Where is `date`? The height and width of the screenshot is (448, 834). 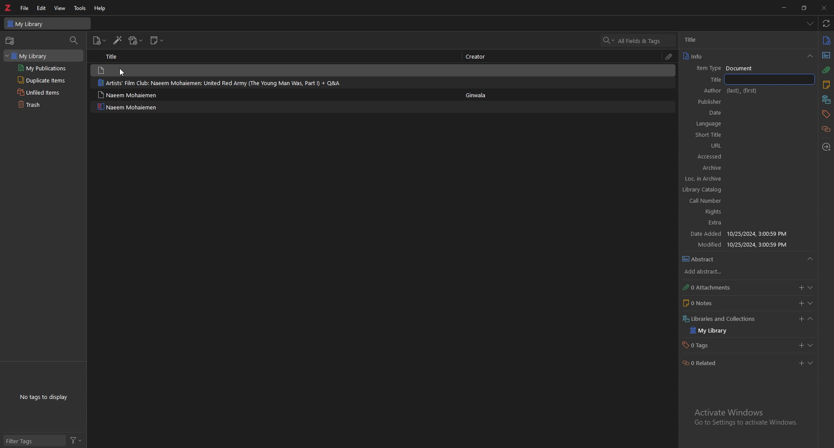 date is located at coordinates (706, 190).